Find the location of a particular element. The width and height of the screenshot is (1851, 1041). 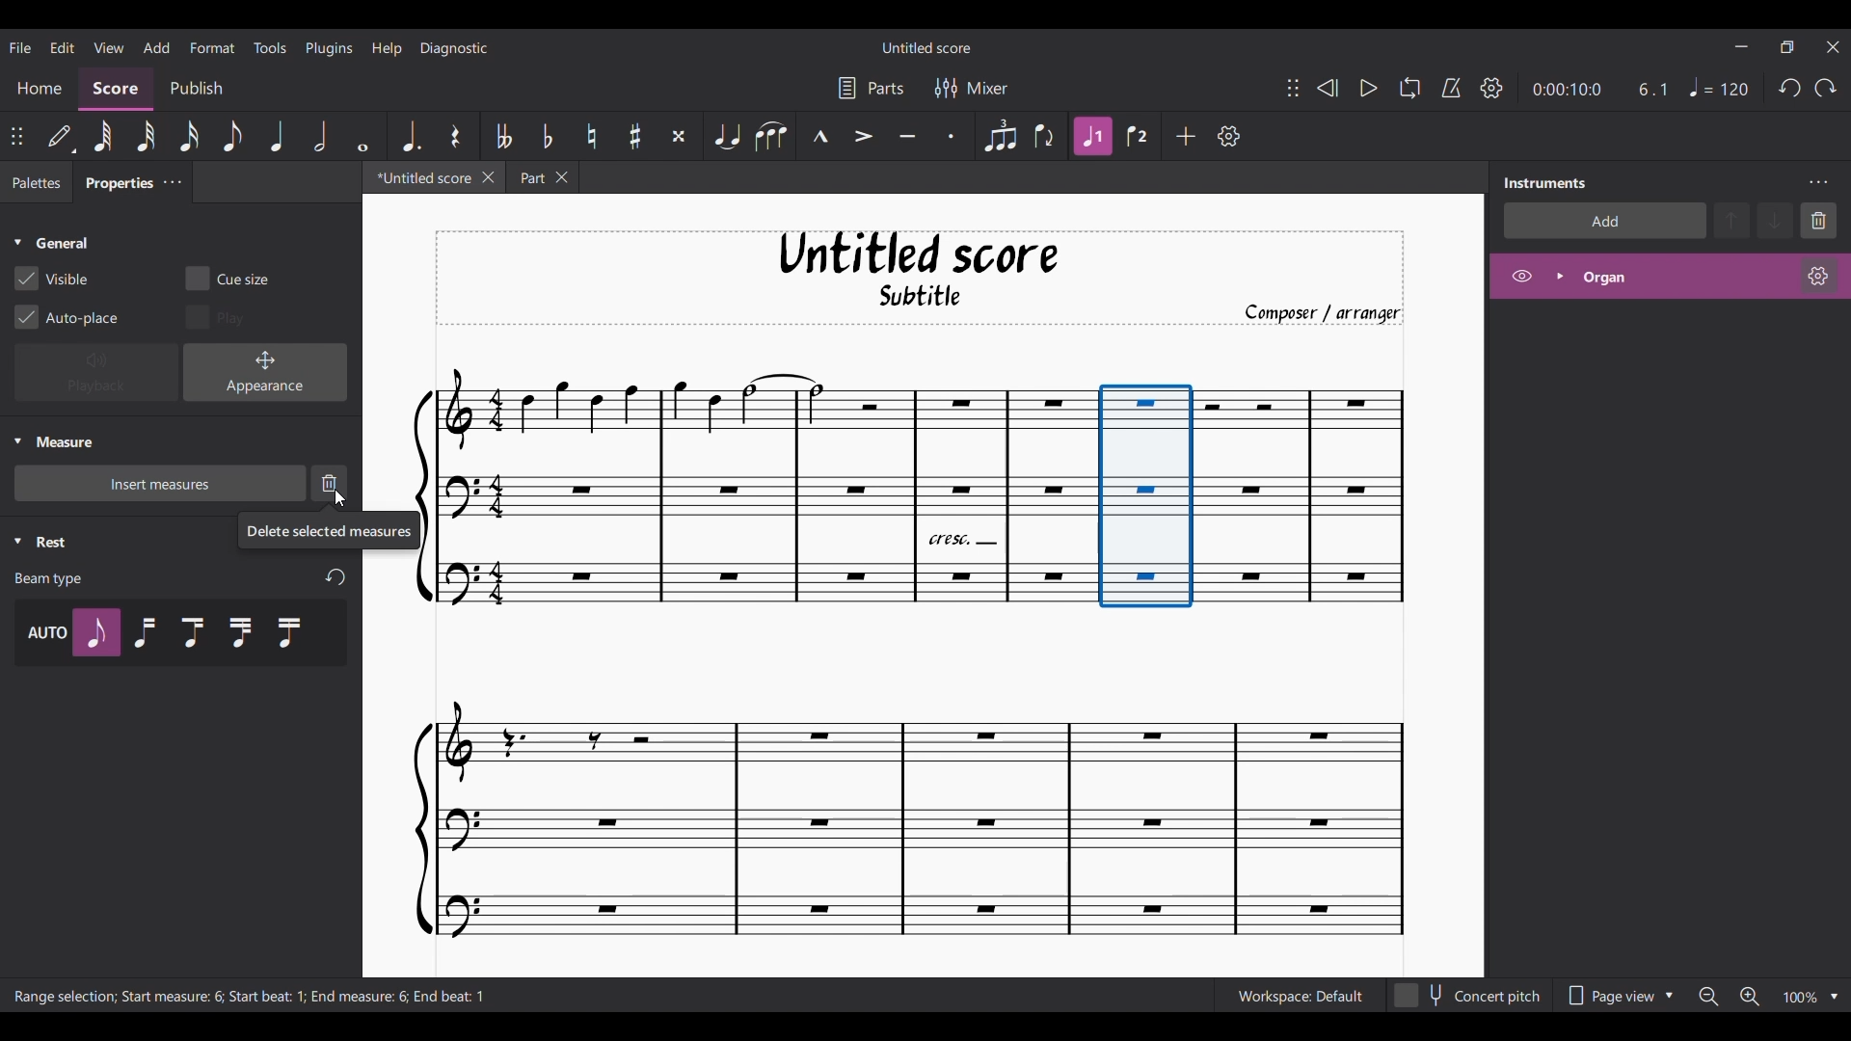

Toggle double sharp is located at coordinates (677, 136).